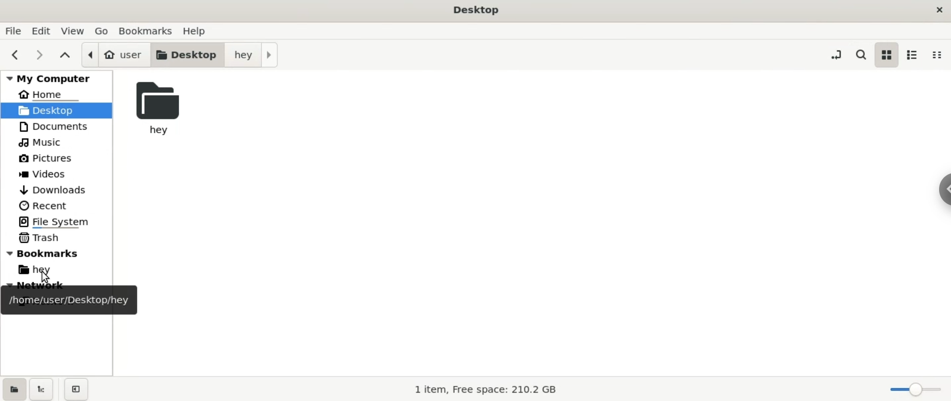 The width and height of the screenshot is (951, 401). I want to click on trash, so click(42, 238).